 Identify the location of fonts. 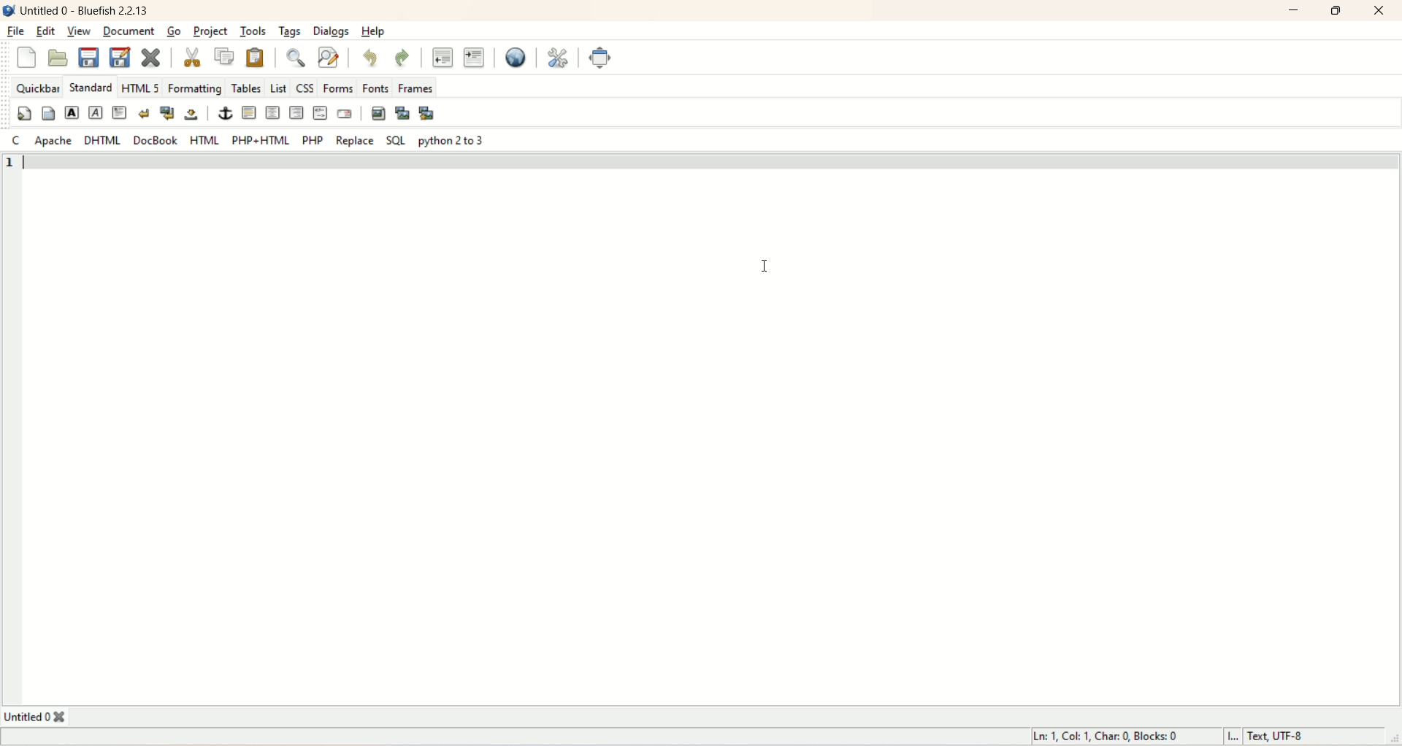
(375, 86).